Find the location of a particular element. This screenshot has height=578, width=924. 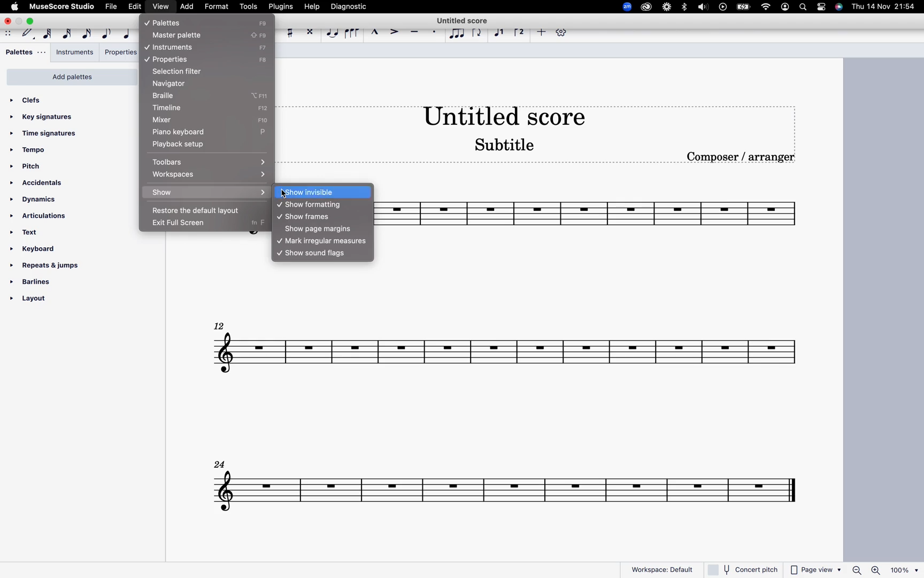

musescore studio is located at coordinates (61, 6).